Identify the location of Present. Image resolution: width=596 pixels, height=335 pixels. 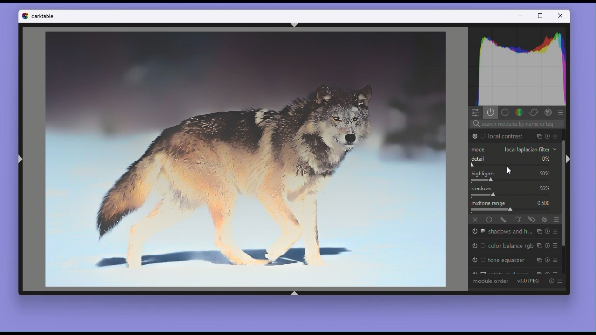
(558, 261).